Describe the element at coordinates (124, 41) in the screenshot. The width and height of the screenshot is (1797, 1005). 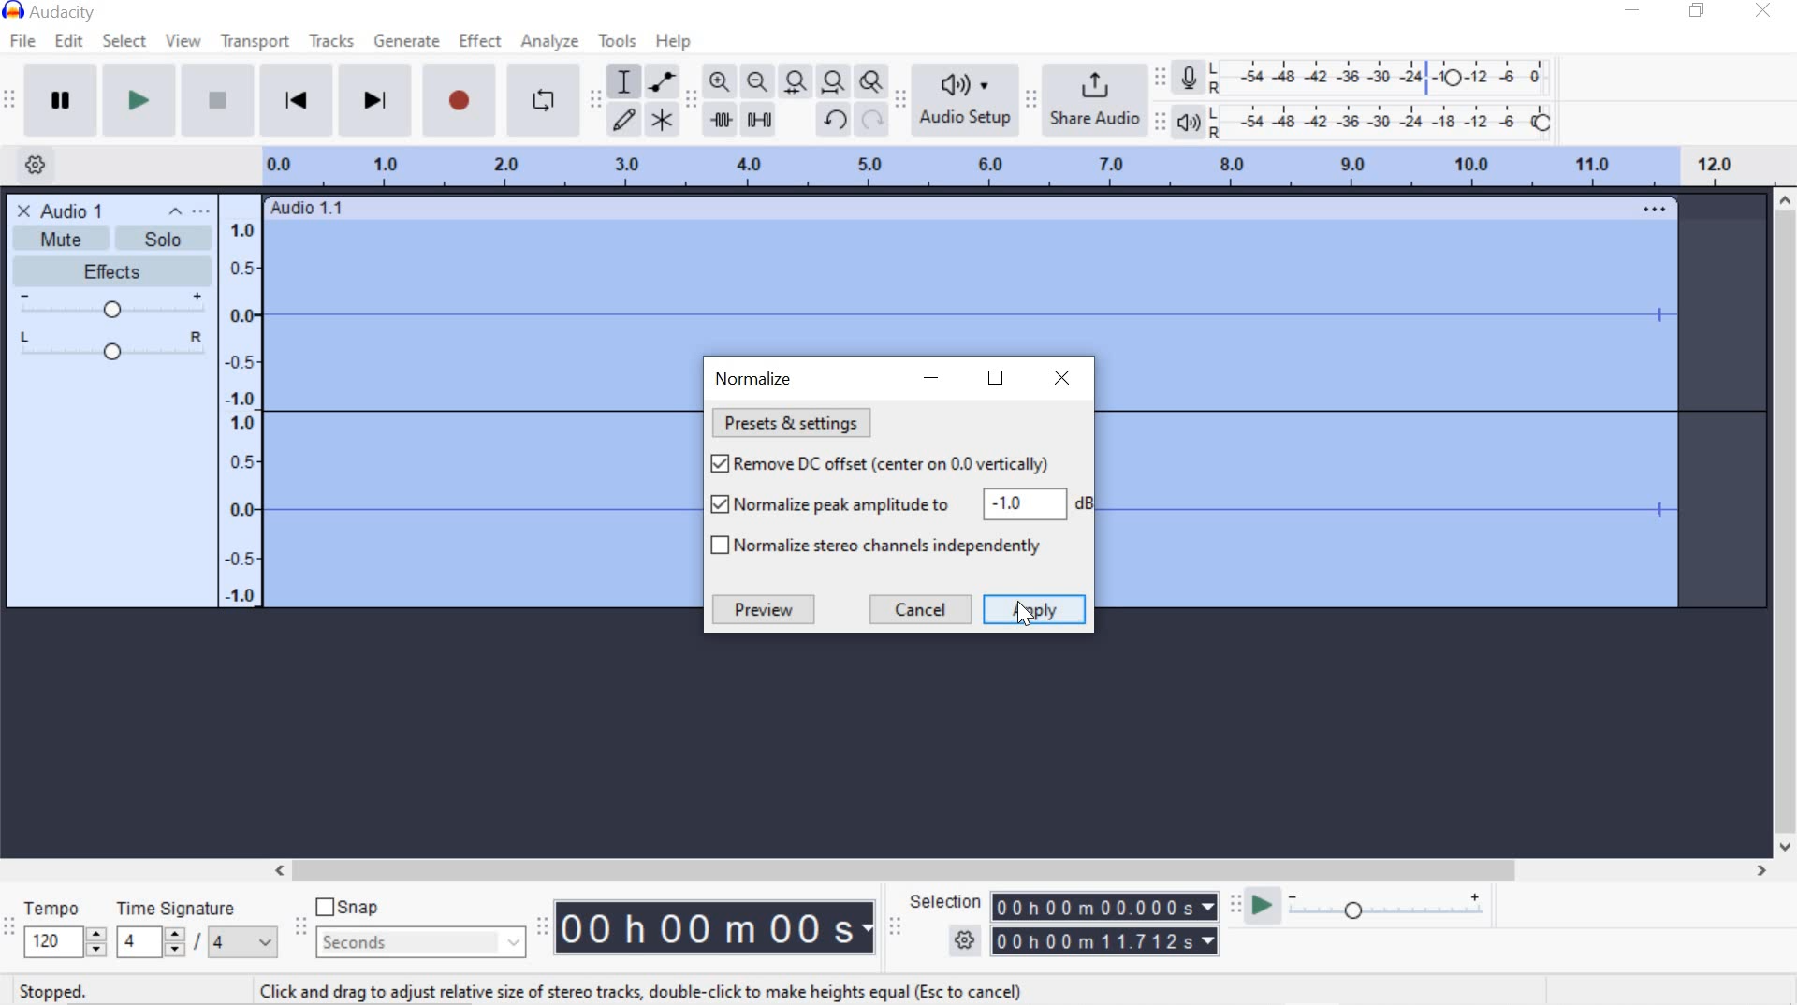
I see `select` at that location.